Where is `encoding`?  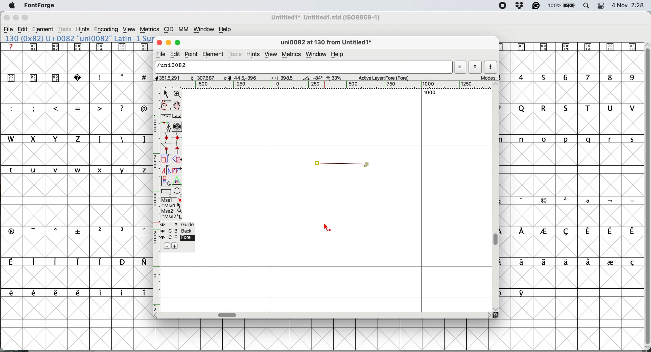 encoding is located at coordinates (107, 30).